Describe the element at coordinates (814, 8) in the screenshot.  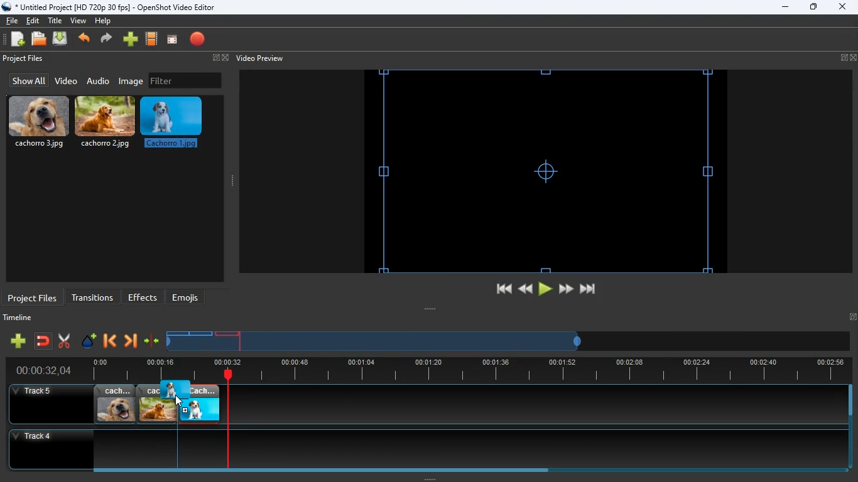
I see `maximize` at that location.